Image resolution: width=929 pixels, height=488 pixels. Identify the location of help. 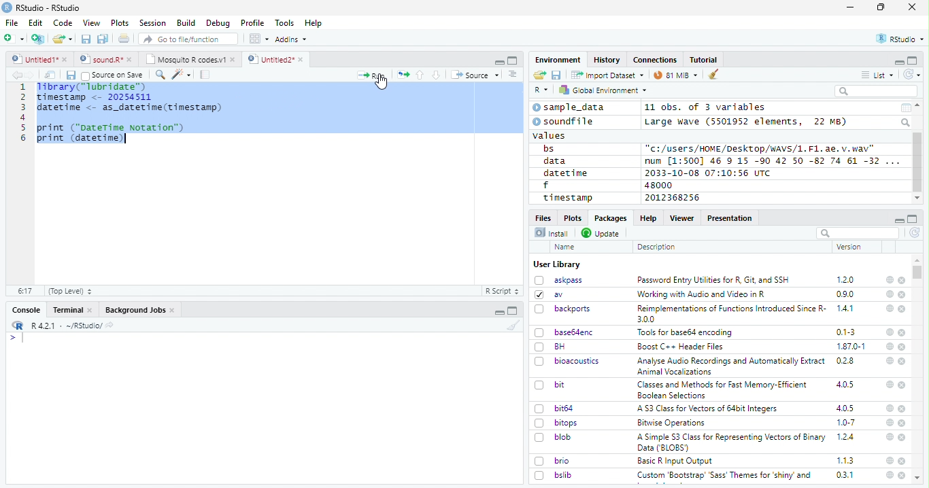
(889, 308).